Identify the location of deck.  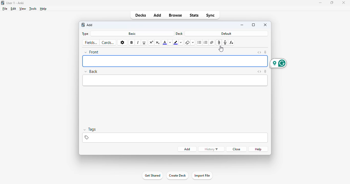
(179, 33).